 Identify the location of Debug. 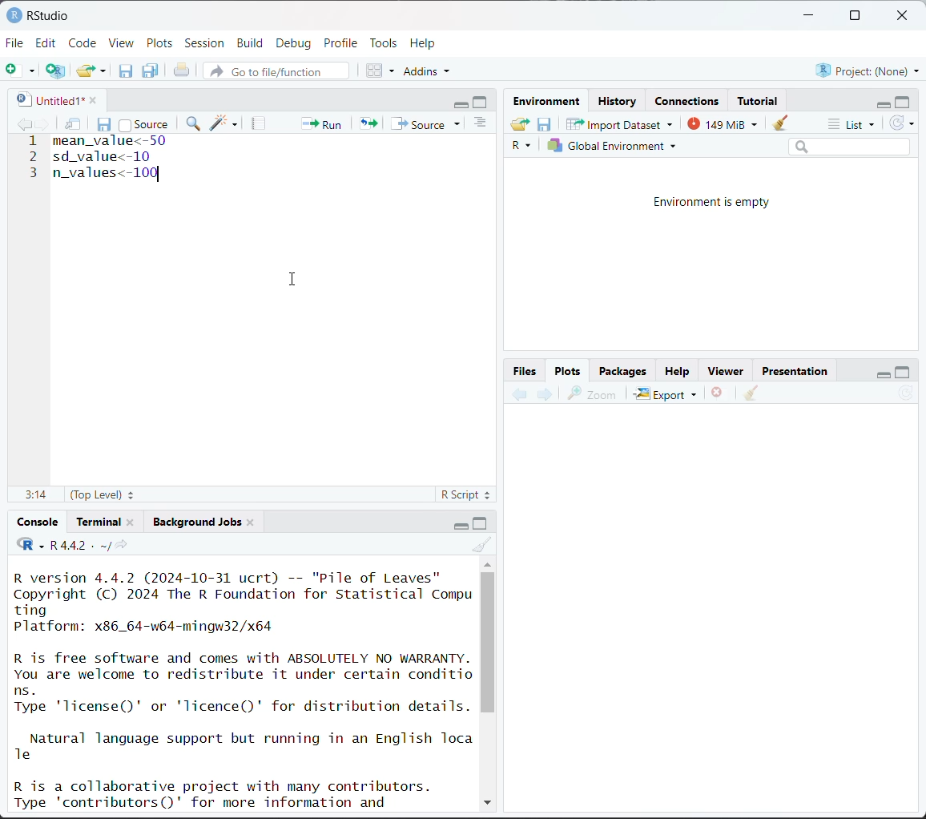
(293, 43).